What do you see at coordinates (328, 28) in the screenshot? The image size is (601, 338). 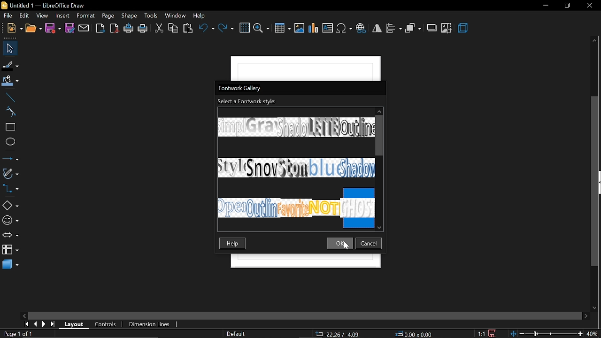 I see `insert text` at bounding box center [328, 28].